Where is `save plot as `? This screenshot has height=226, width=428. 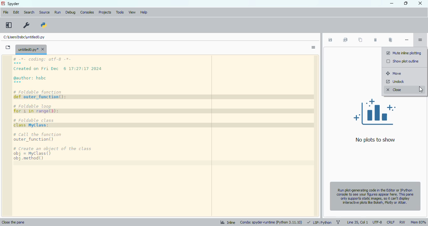
save plot as  is located at coordinates (330, 40).